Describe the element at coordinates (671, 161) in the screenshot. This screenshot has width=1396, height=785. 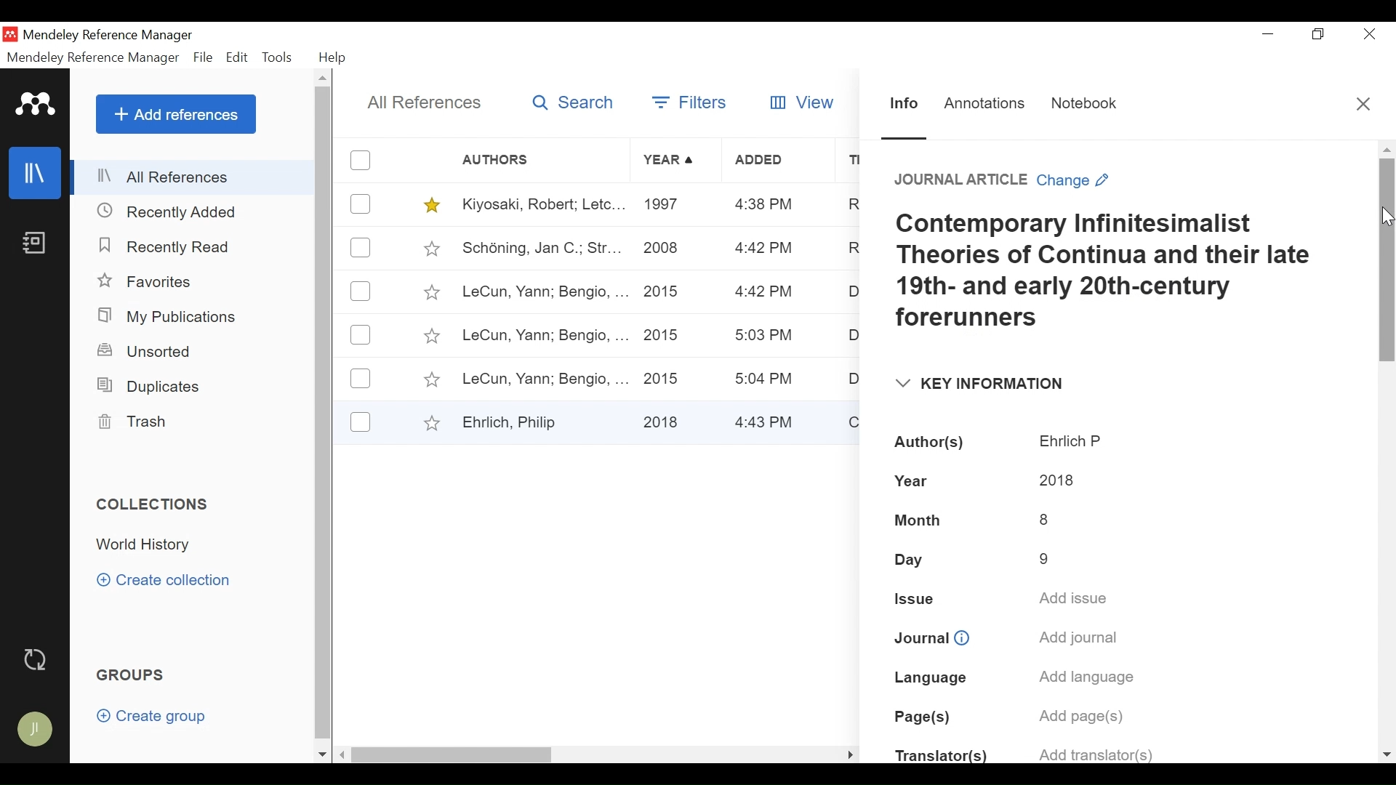
I see `Year` at that location.